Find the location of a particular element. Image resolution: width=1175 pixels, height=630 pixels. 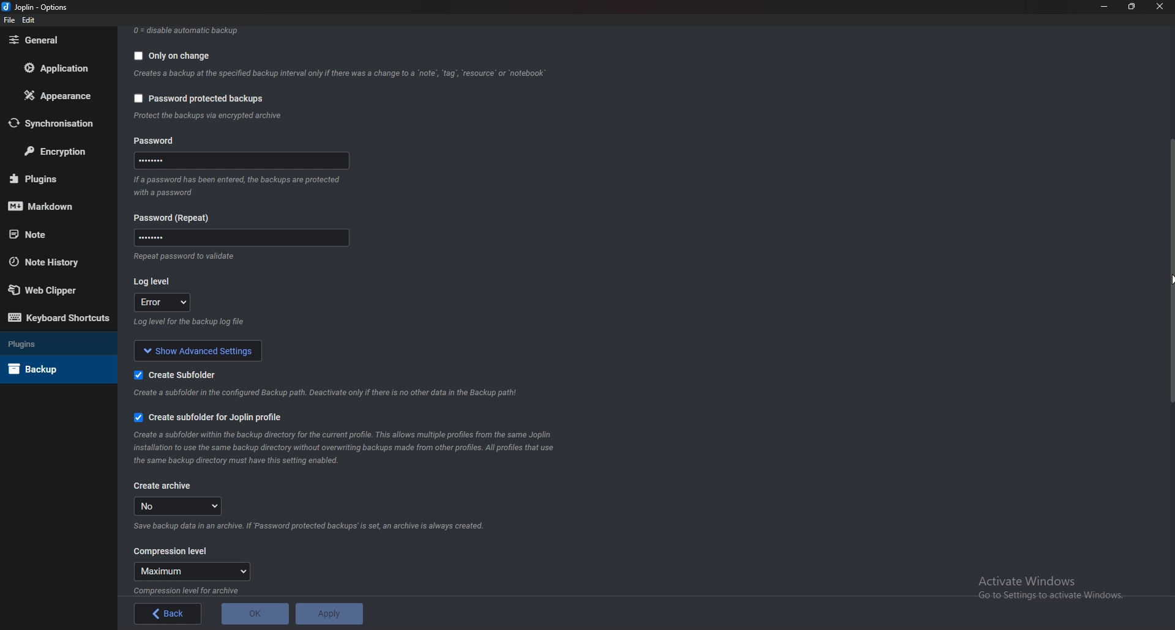

file is located at coordinates (10, 20).